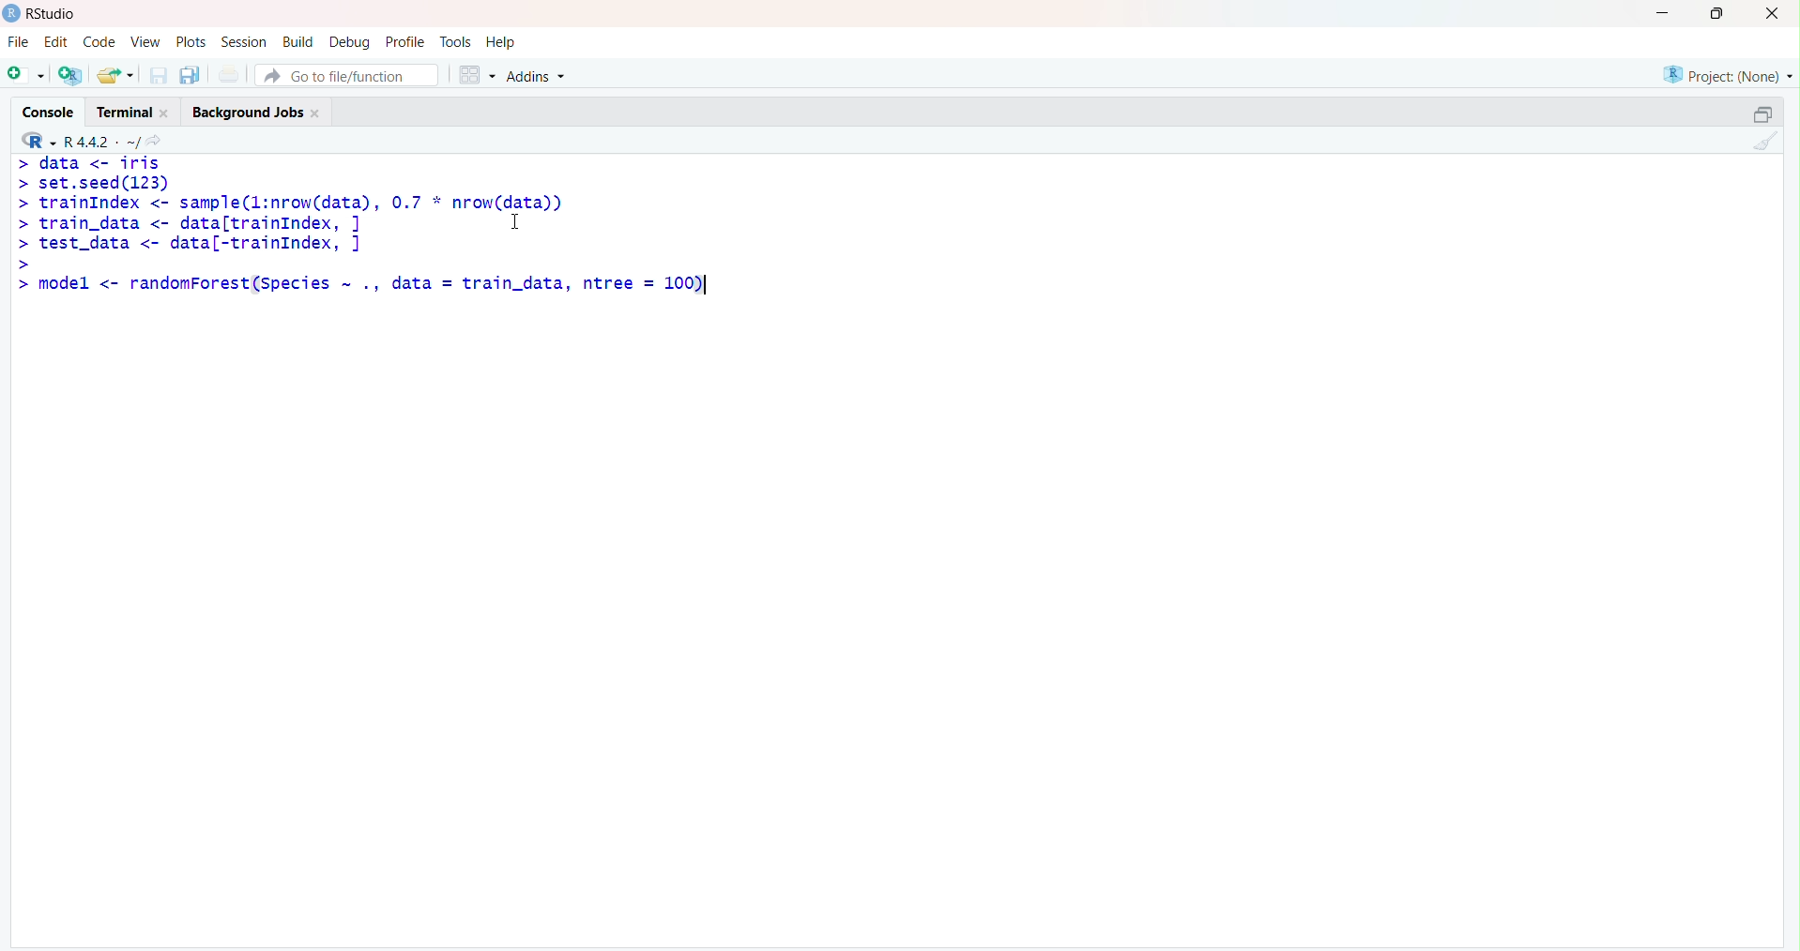  Describe the element at coordinates (345, 72) in the screenshot. I see `Go to file/function` at that location.